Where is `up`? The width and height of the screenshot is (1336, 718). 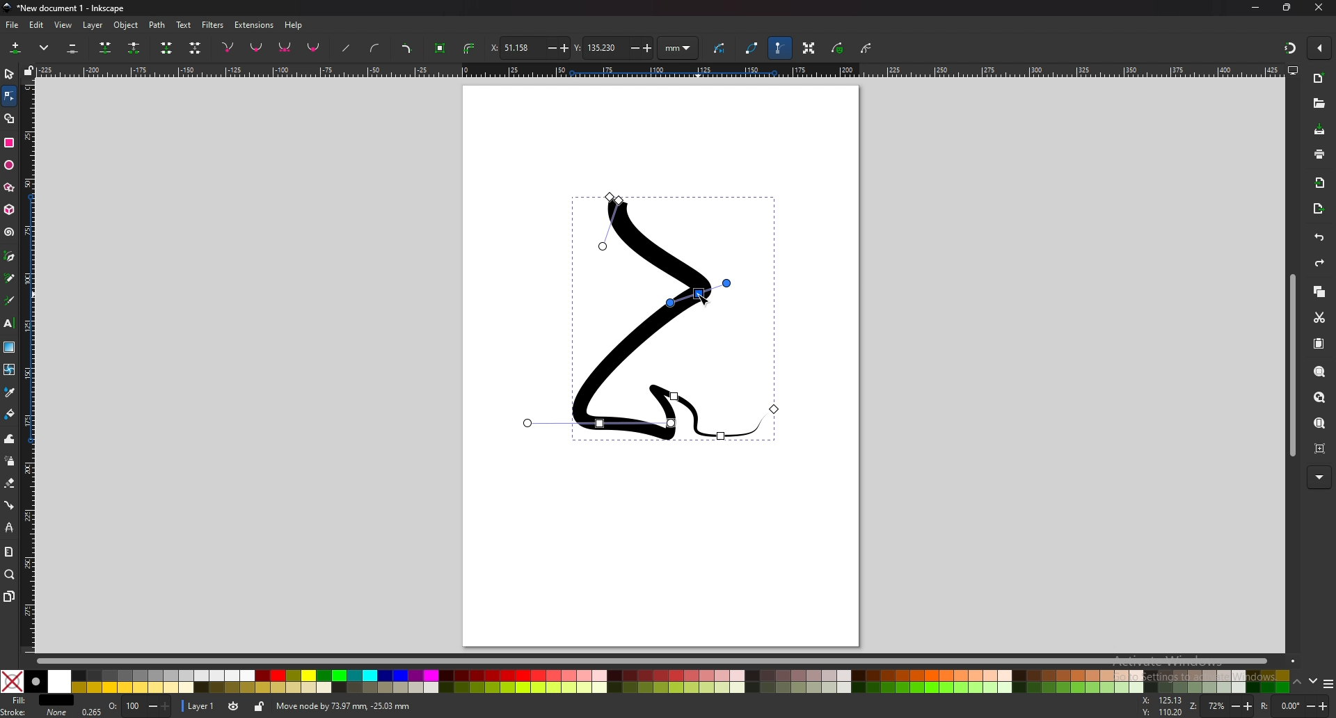 up is located at coordinates (1298, 683).